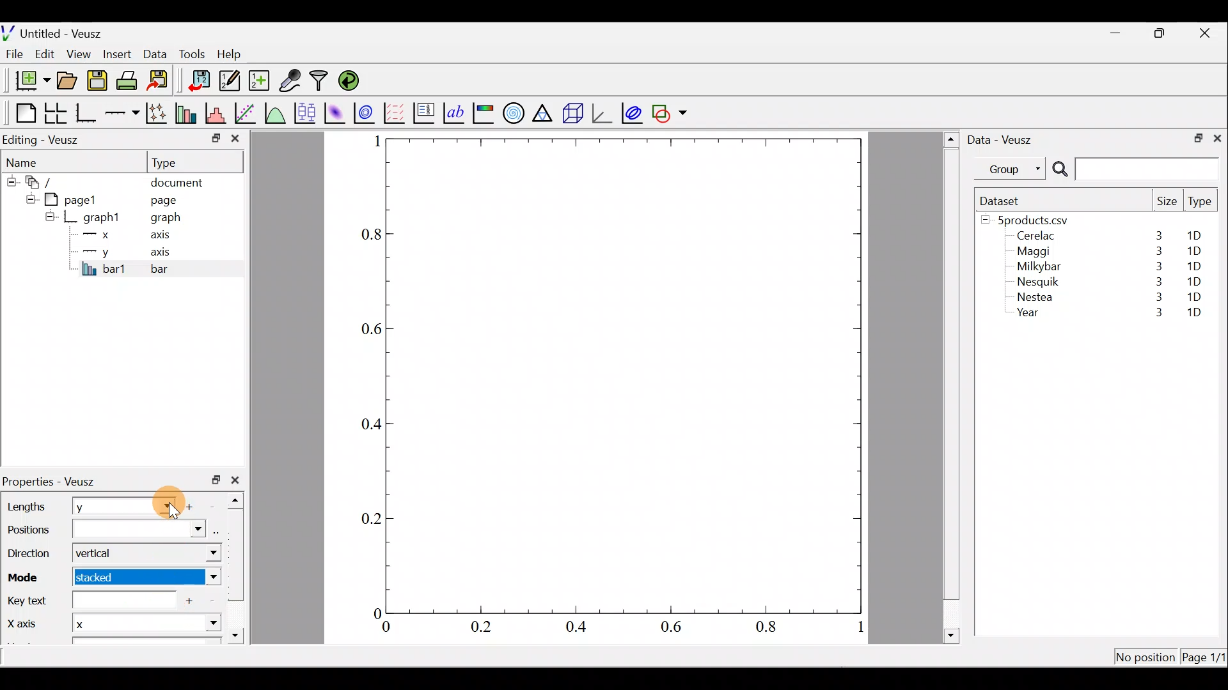 The width and height of the screenshot is (1228, 690). Describe the element at coordinates (676, 630) in the screenshot. I see `0.6` at that location.